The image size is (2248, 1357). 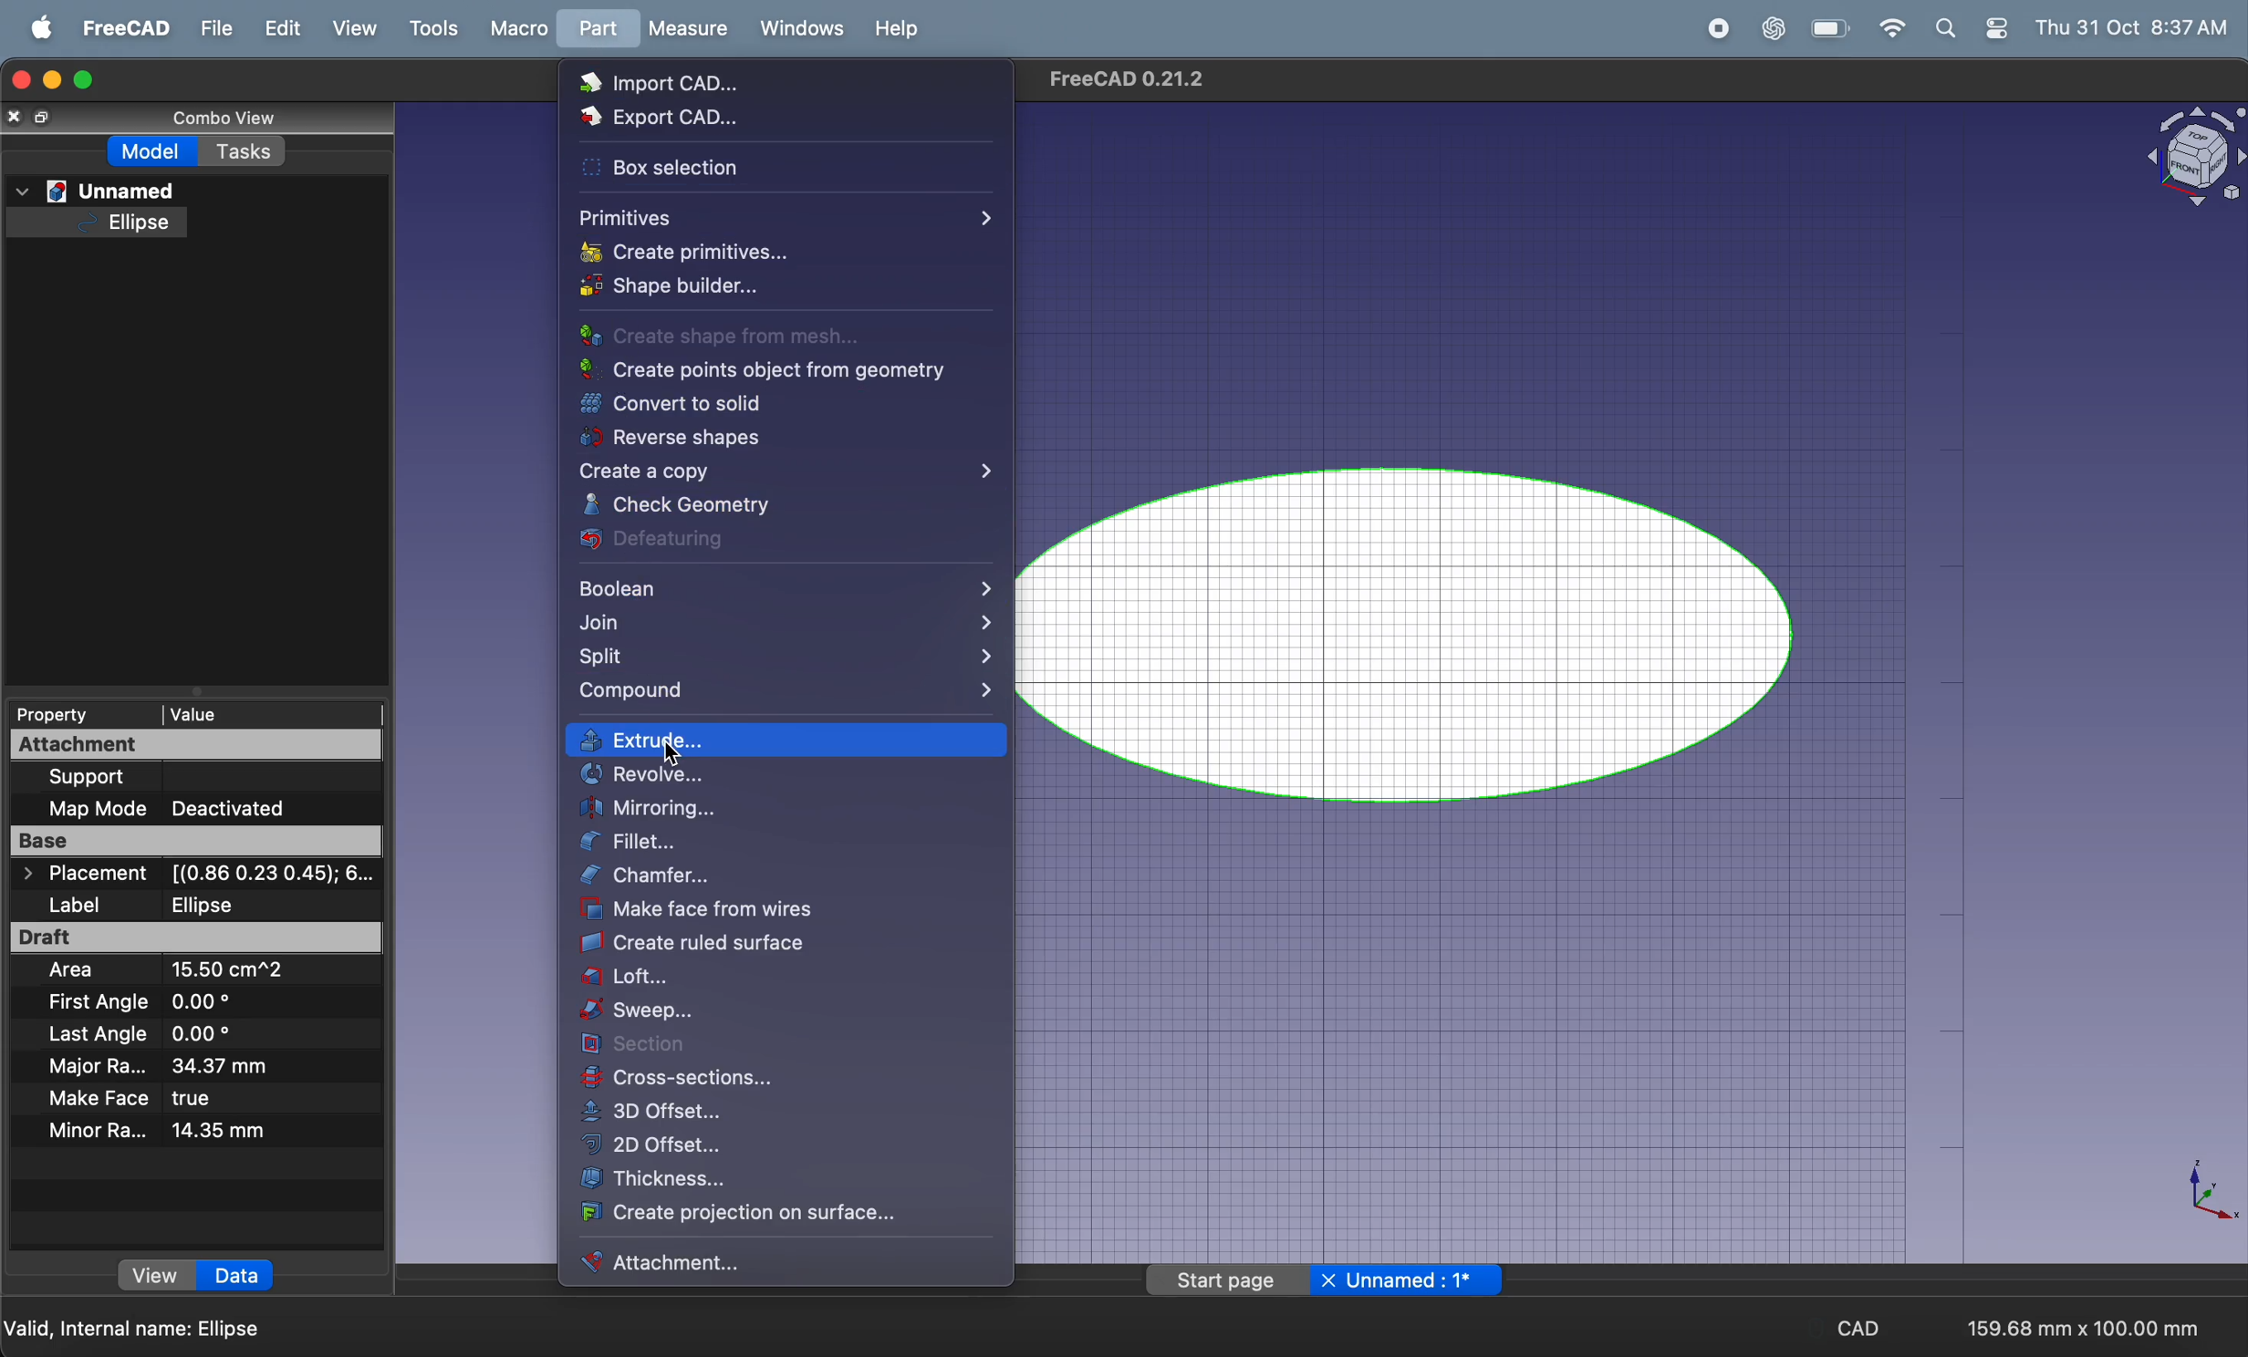 I want to click on cad, so click(x=1860, y=1325).